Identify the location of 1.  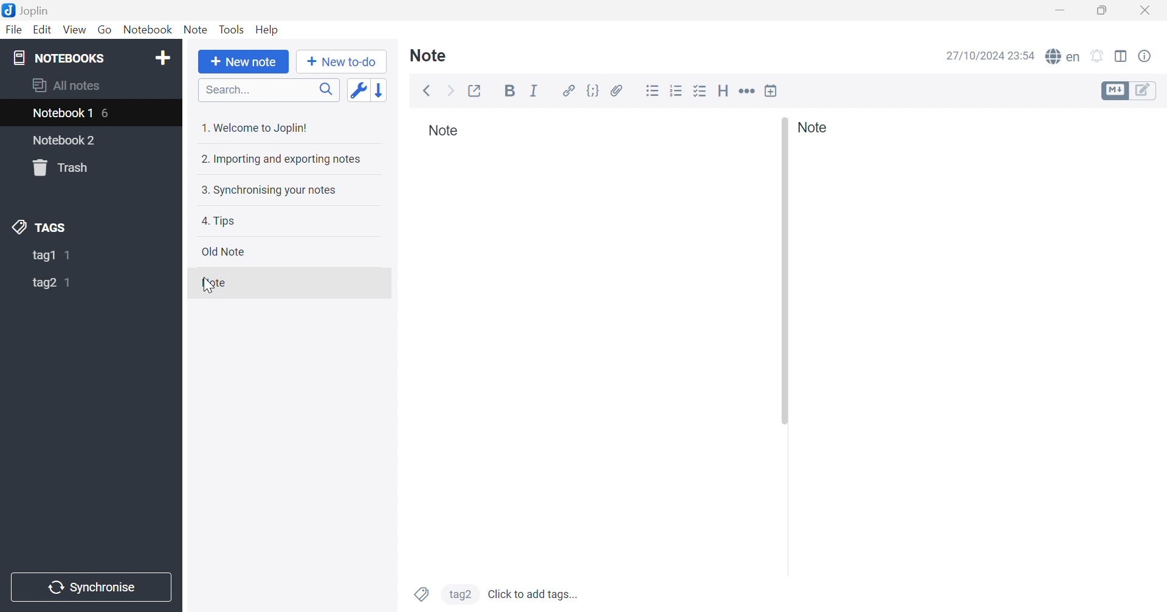
(68, 283).